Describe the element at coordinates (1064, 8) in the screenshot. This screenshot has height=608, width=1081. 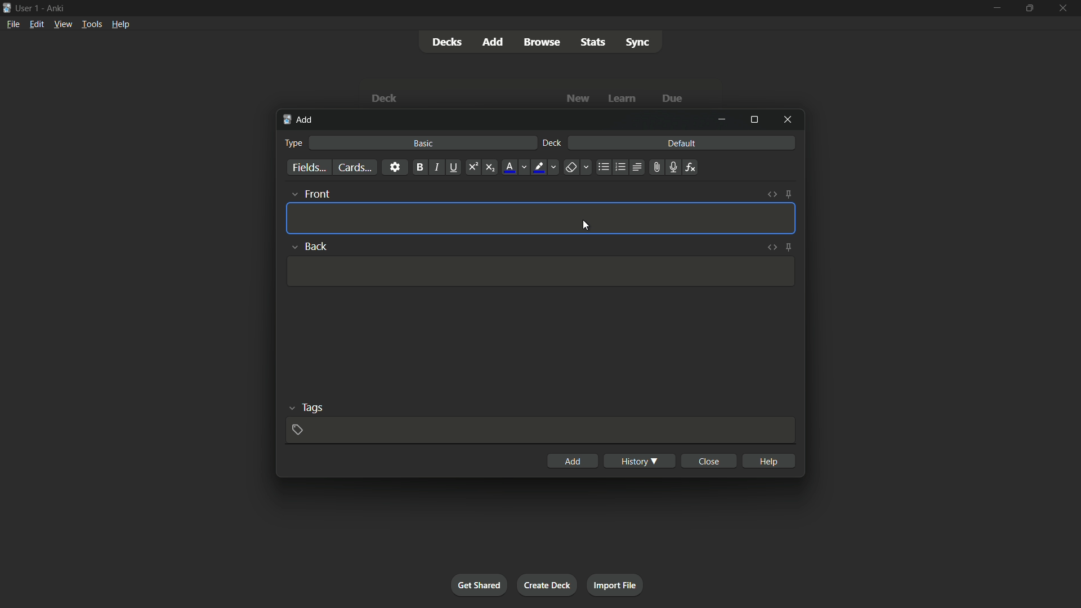
I see `close app` at that location.